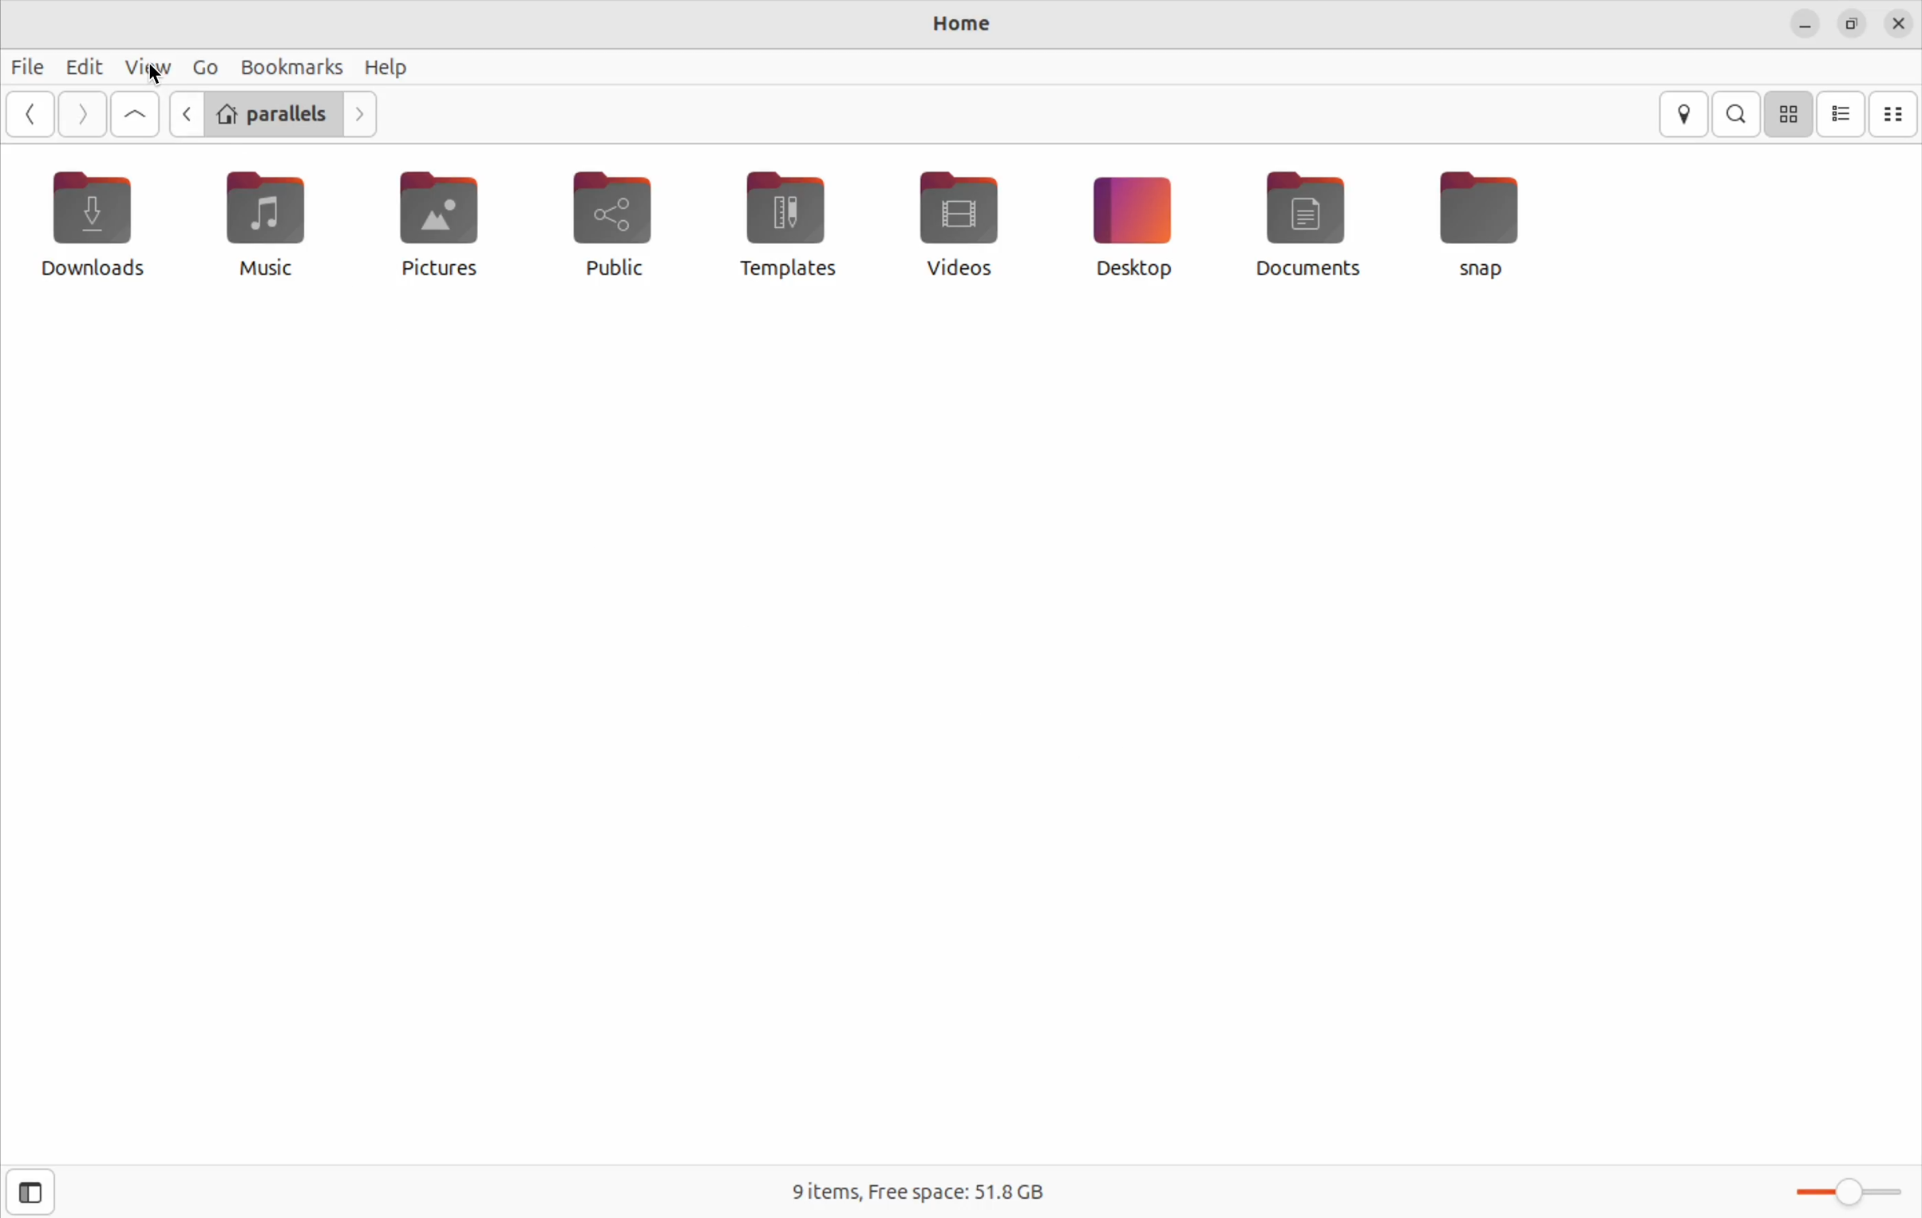 The image size is (1922, 1218). Describe the element at coordinates (786, 223) in the screenshot. I see `templates` at that location.